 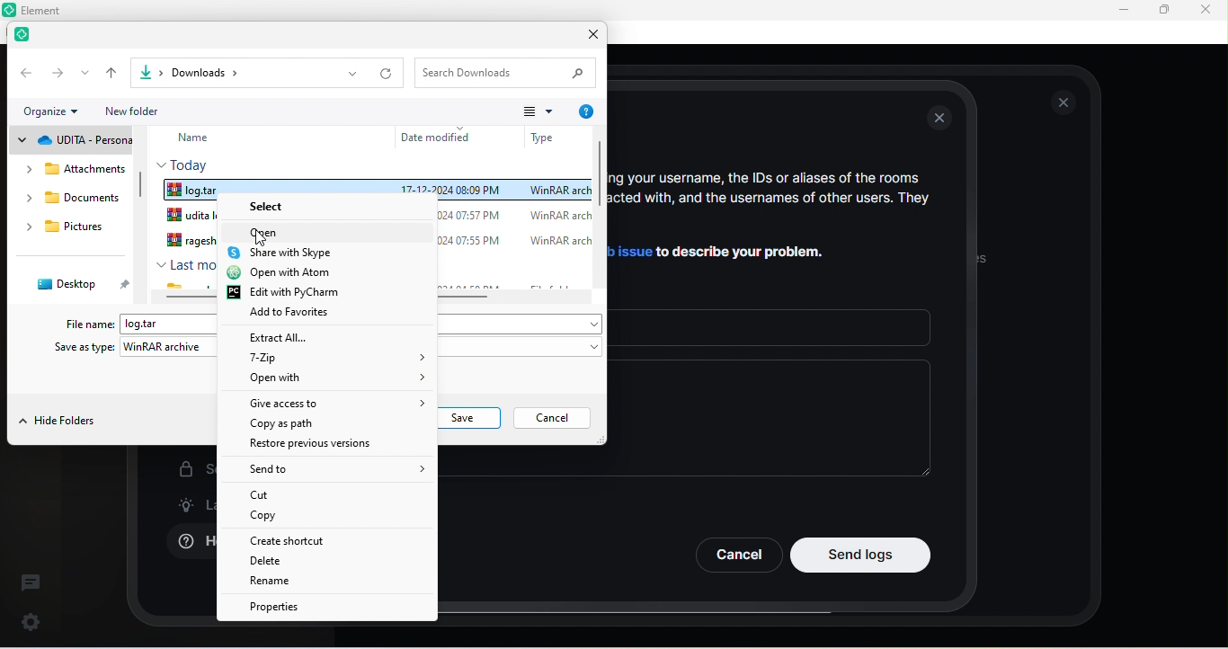 What do you see at coordinates (49, 10) in the screenshot?
I see `Element` at bounding box center [49, 10].